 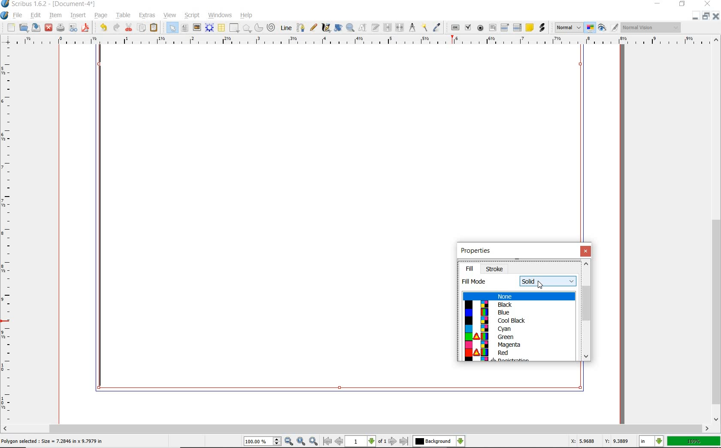 What do you see at coordinates (694, 441) in the screenshot?
I see `100%` at bounding box center [694, 441].